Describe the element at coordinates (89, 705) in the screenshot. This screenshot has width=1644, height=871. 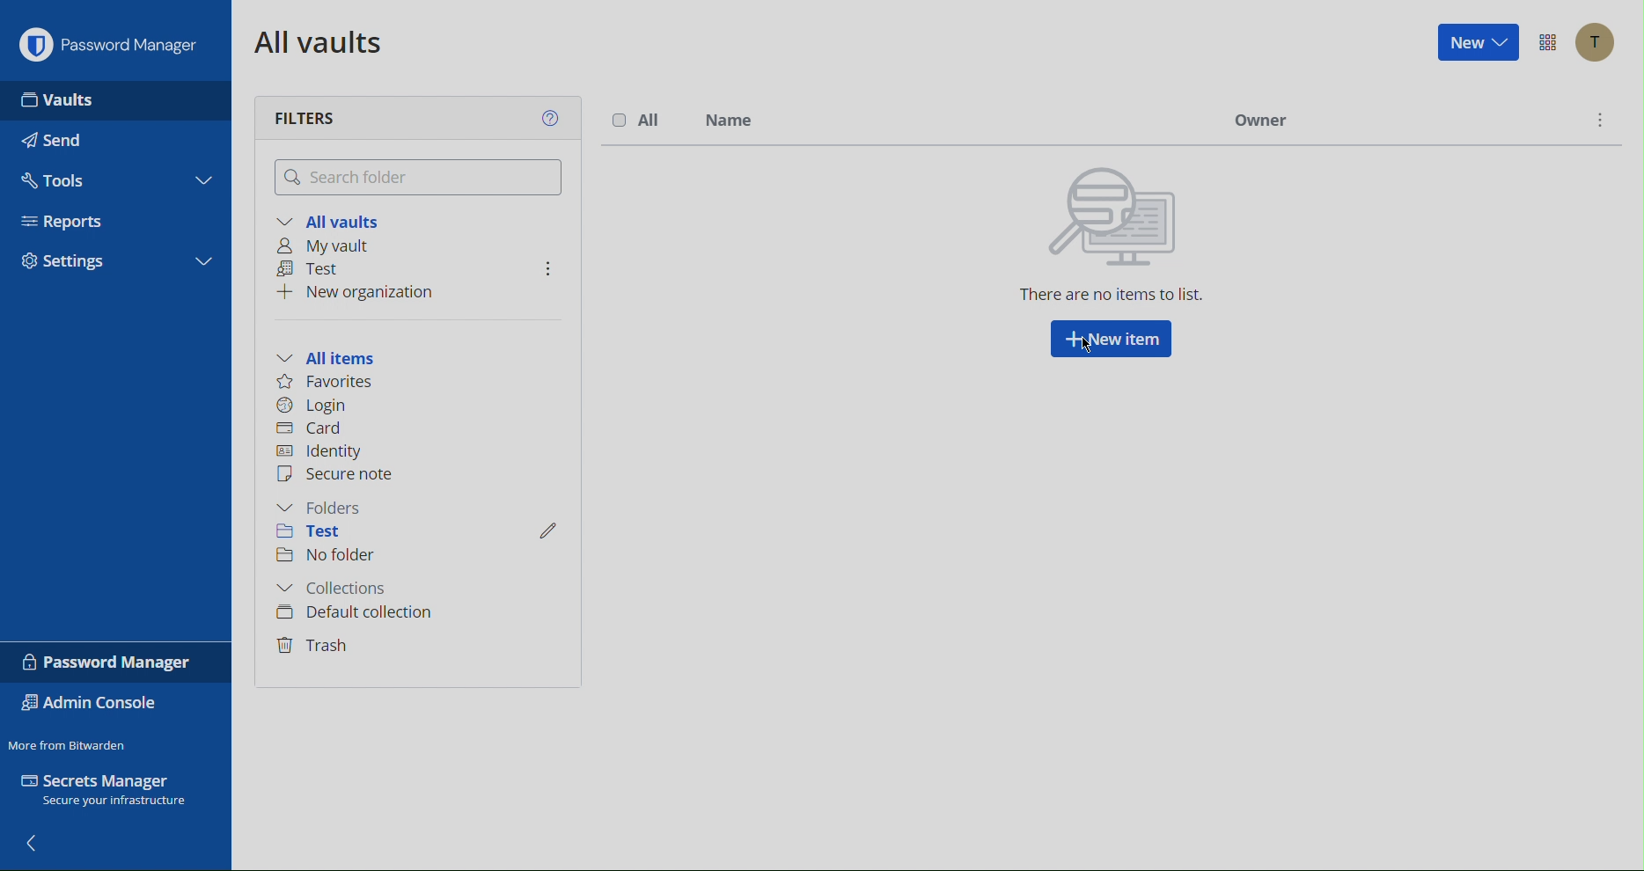
I see `Admin Console` at that location.